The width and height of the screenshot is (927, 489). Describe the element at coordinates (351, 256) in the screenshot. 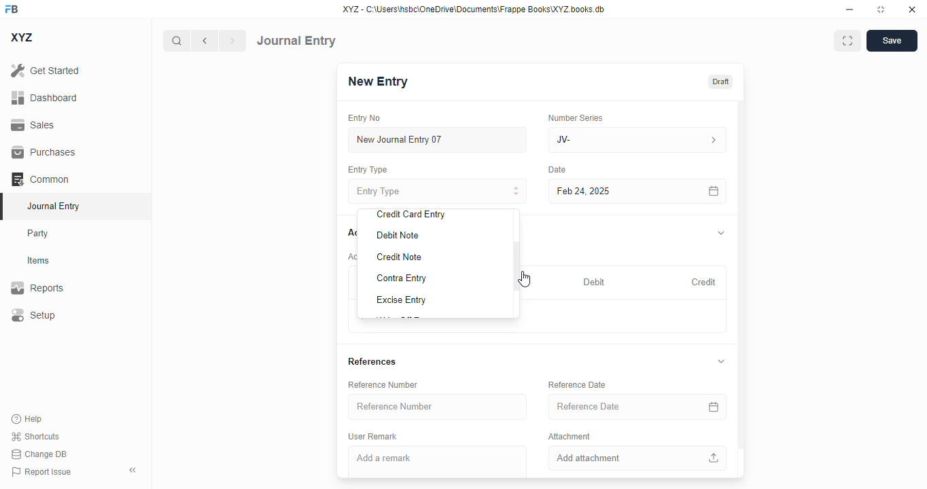

I see `account entries` at that location.